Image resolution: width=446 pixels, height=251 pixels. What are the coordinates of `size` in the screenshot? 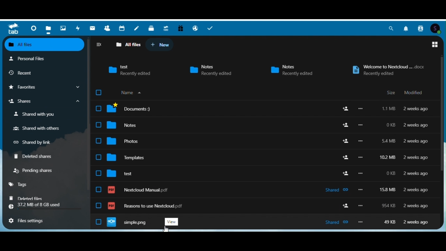 It's located at (390, 125).